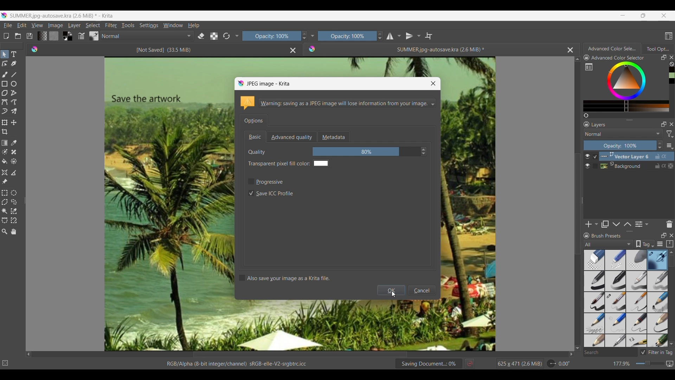 The image size is (675, 380). Describe the element at coordinates (5, 132) in the screenshot. I see `Crop image to an area` at that location.